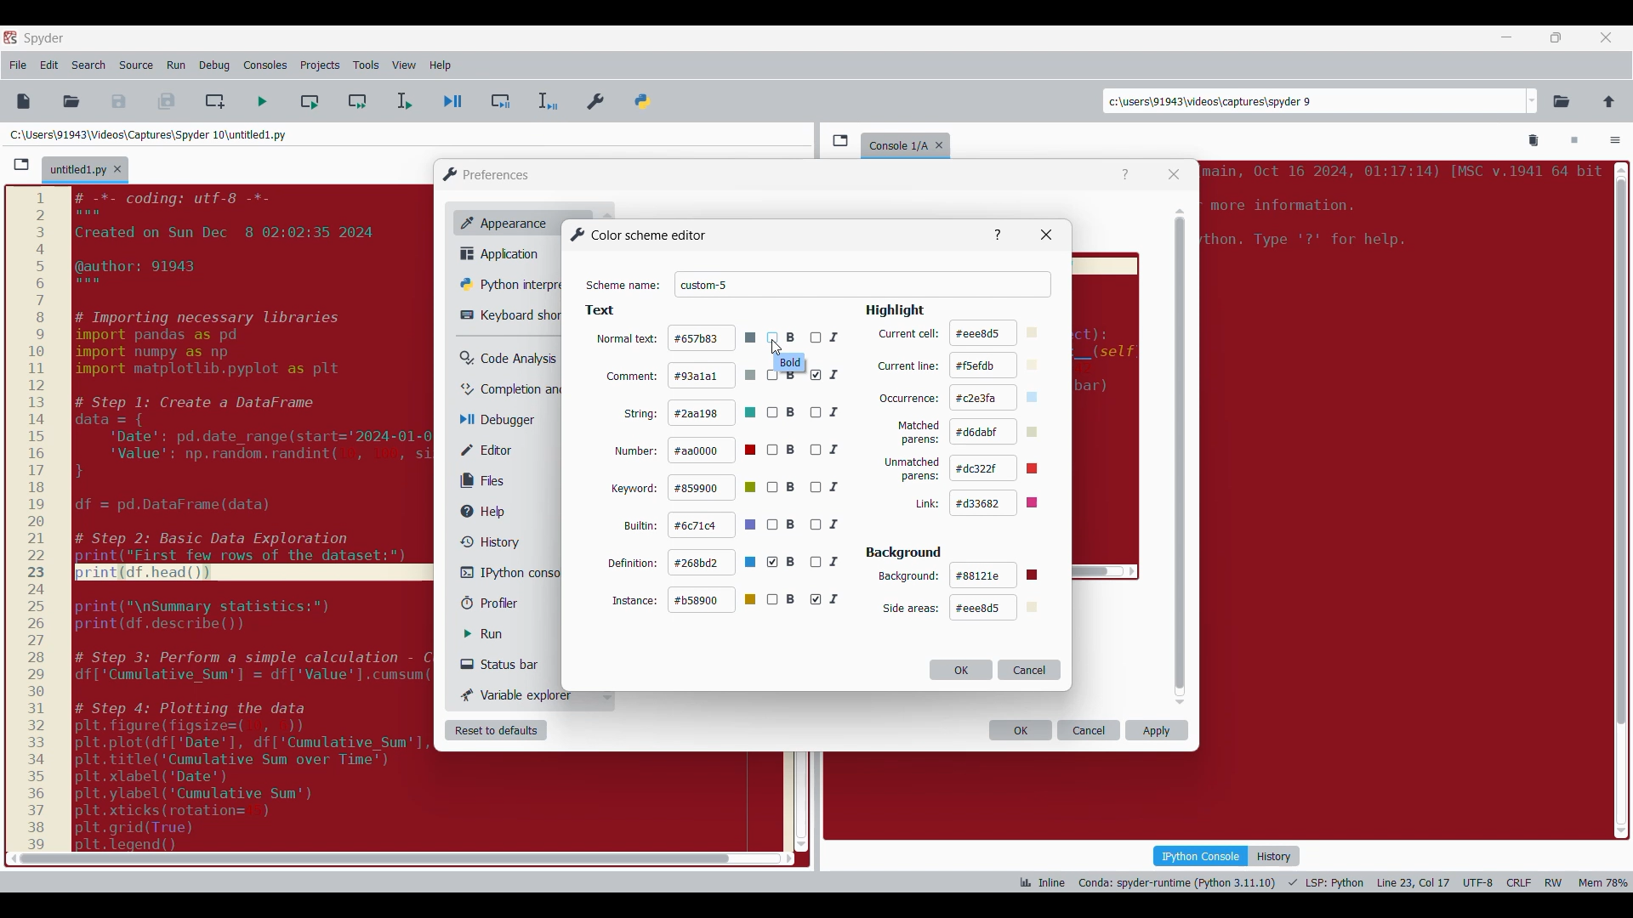 Image resolution: width=1633 pixels, height=918 pixels. What do you see at coordinates (1574, 141) in the screenshot?
I see `Interrupt kernel` at bounding box center [1574, 141].